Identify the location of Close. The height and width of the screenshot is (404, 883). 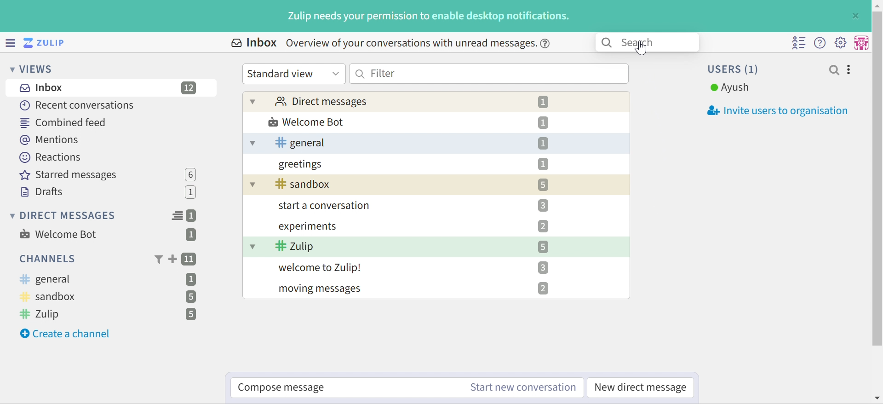
(857, 15).